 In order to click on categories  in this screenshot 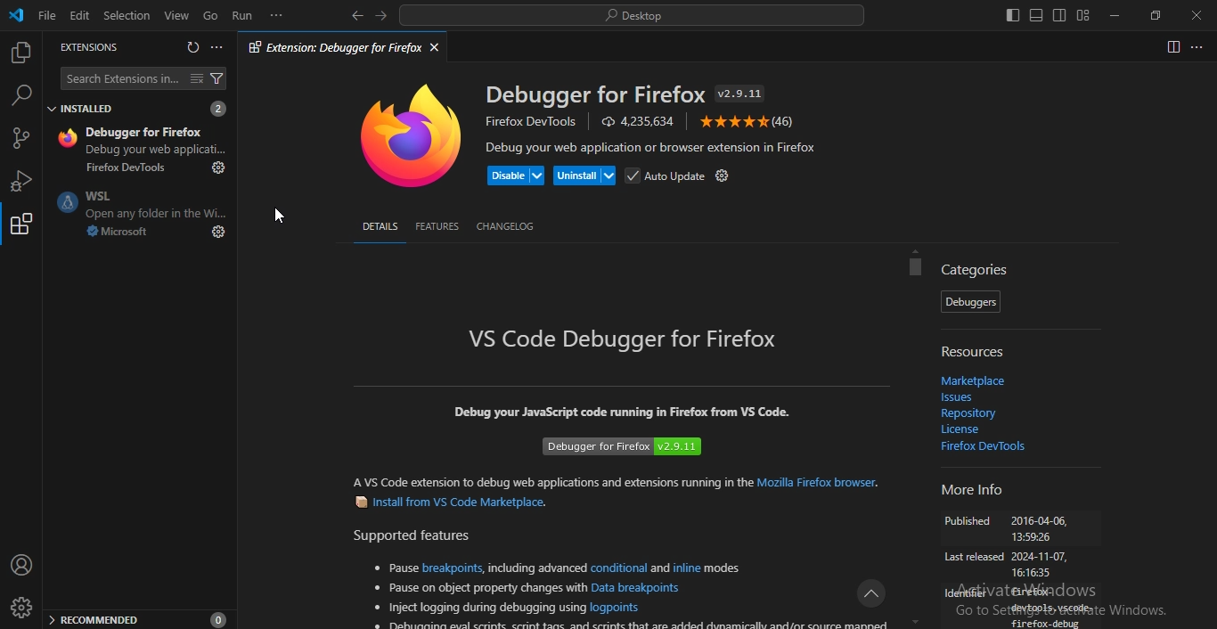, I will do `click(976, 268)`.